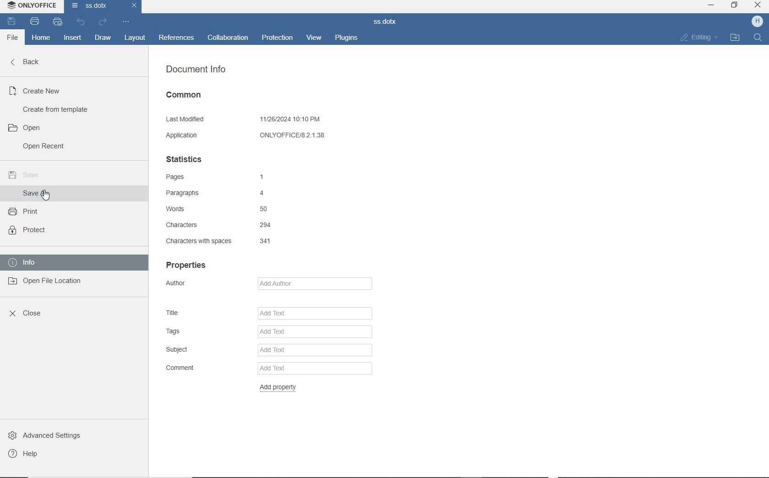 The width and height of the screenshot is (769, 478). What do you see at coordinates (28, 263) in the screenshot?
I see `INFO` at bounding box center [28, 263].